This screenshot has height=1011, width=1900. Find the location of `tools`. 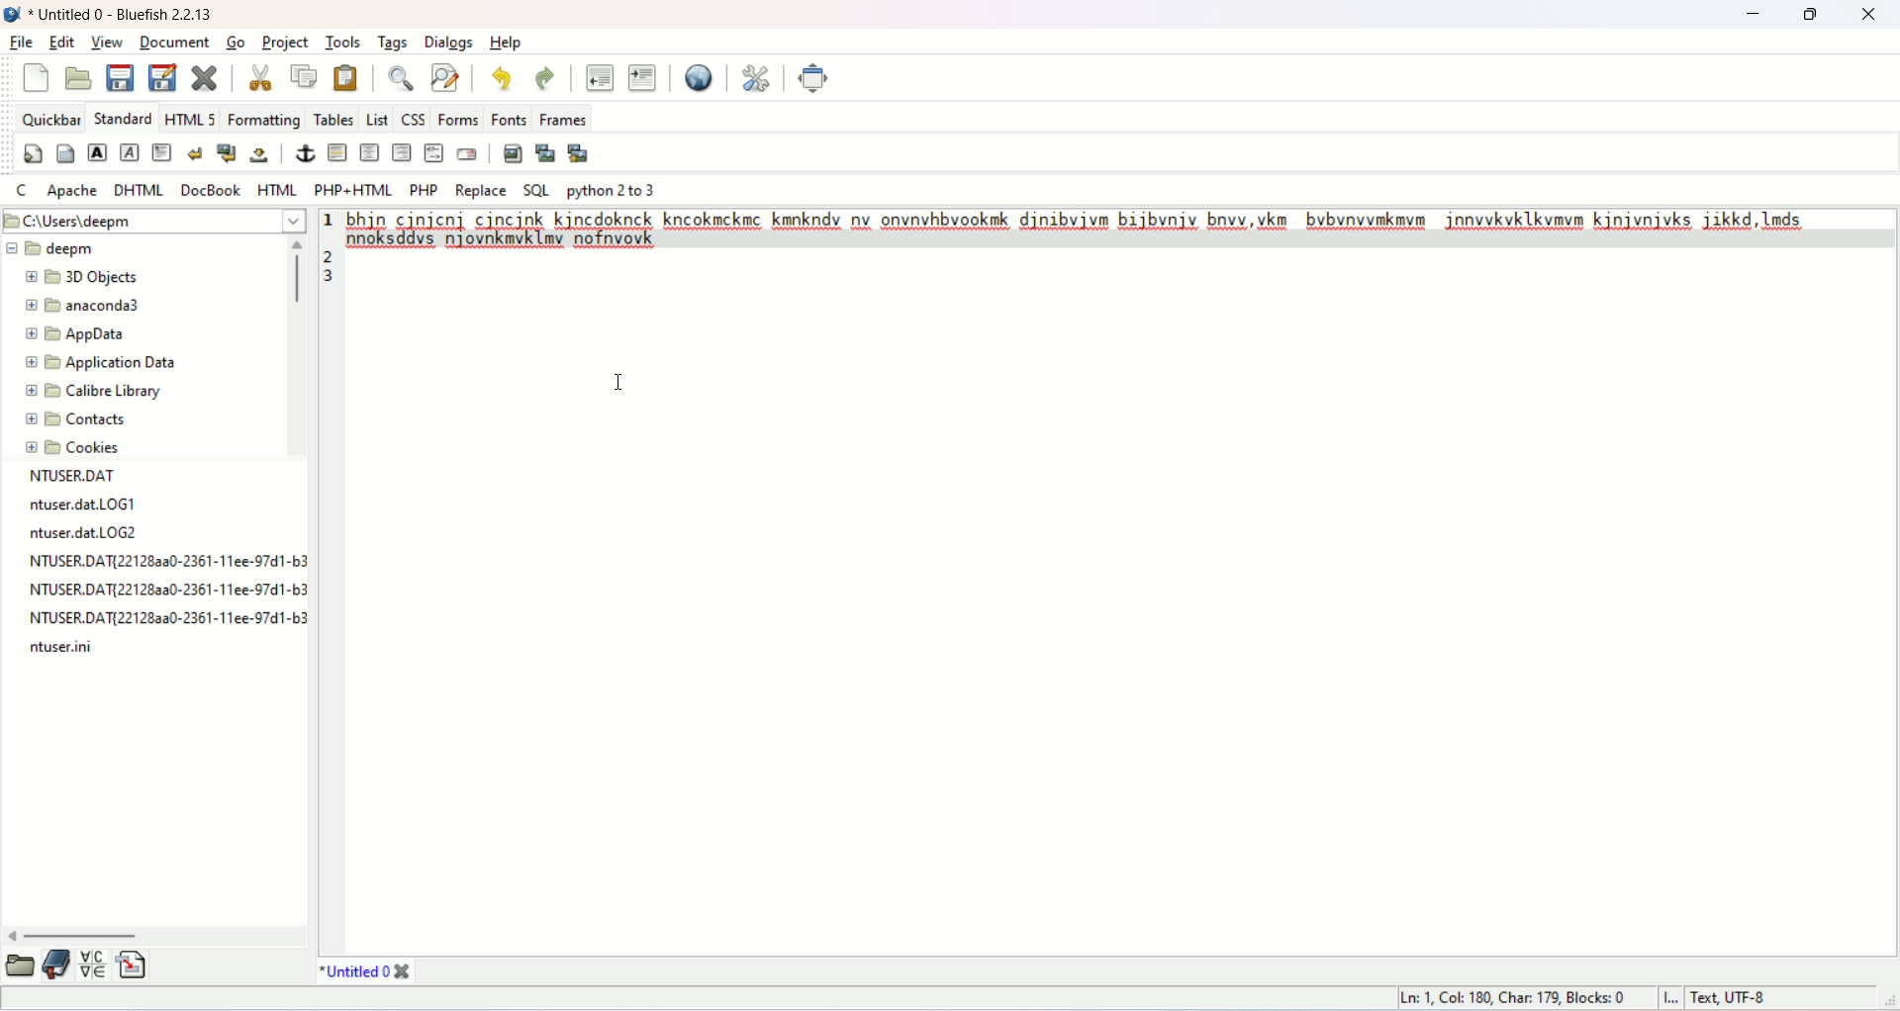

tools is located at coordinates (339, 43).